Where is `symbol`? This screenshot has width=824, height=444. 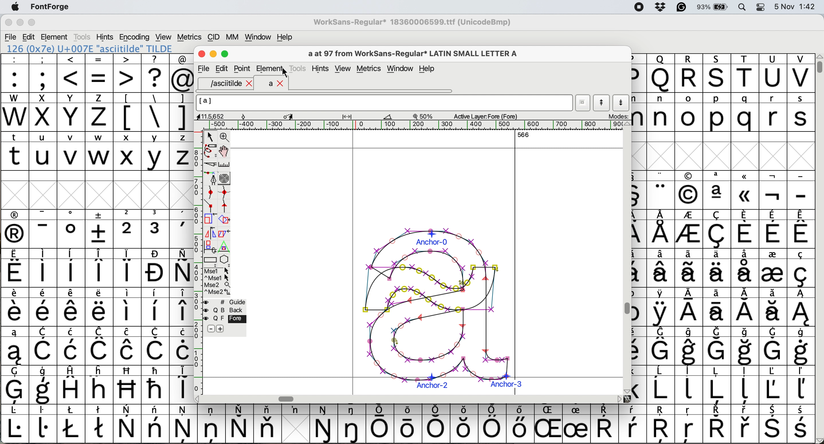
symbol is located at coordinates (746, 424).